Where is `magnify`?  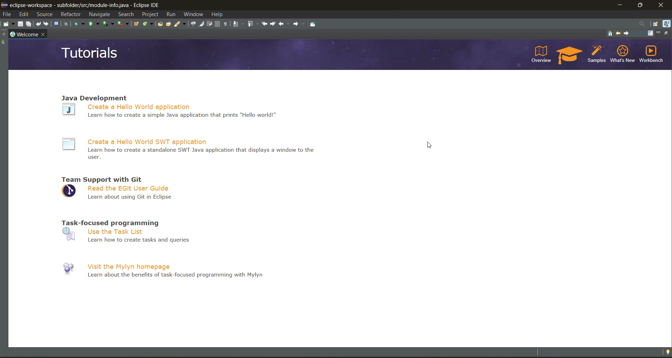
magnify is located at coordinates (643, 34).